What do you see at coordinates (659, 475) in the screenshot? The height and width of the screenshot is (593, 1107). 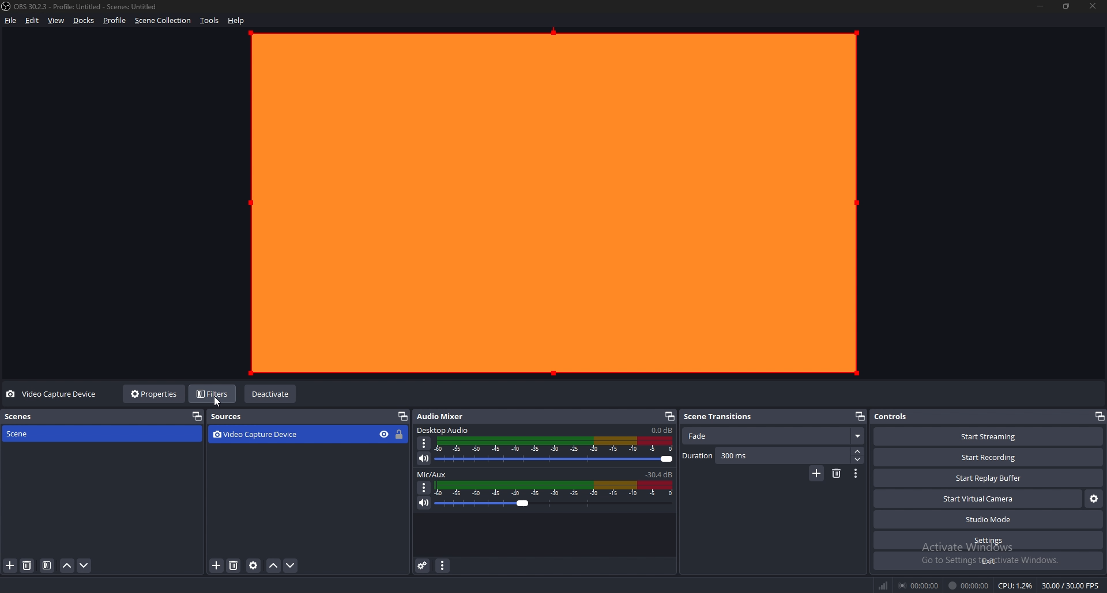 I see `-30.4db` at bounding box center [659, 475].